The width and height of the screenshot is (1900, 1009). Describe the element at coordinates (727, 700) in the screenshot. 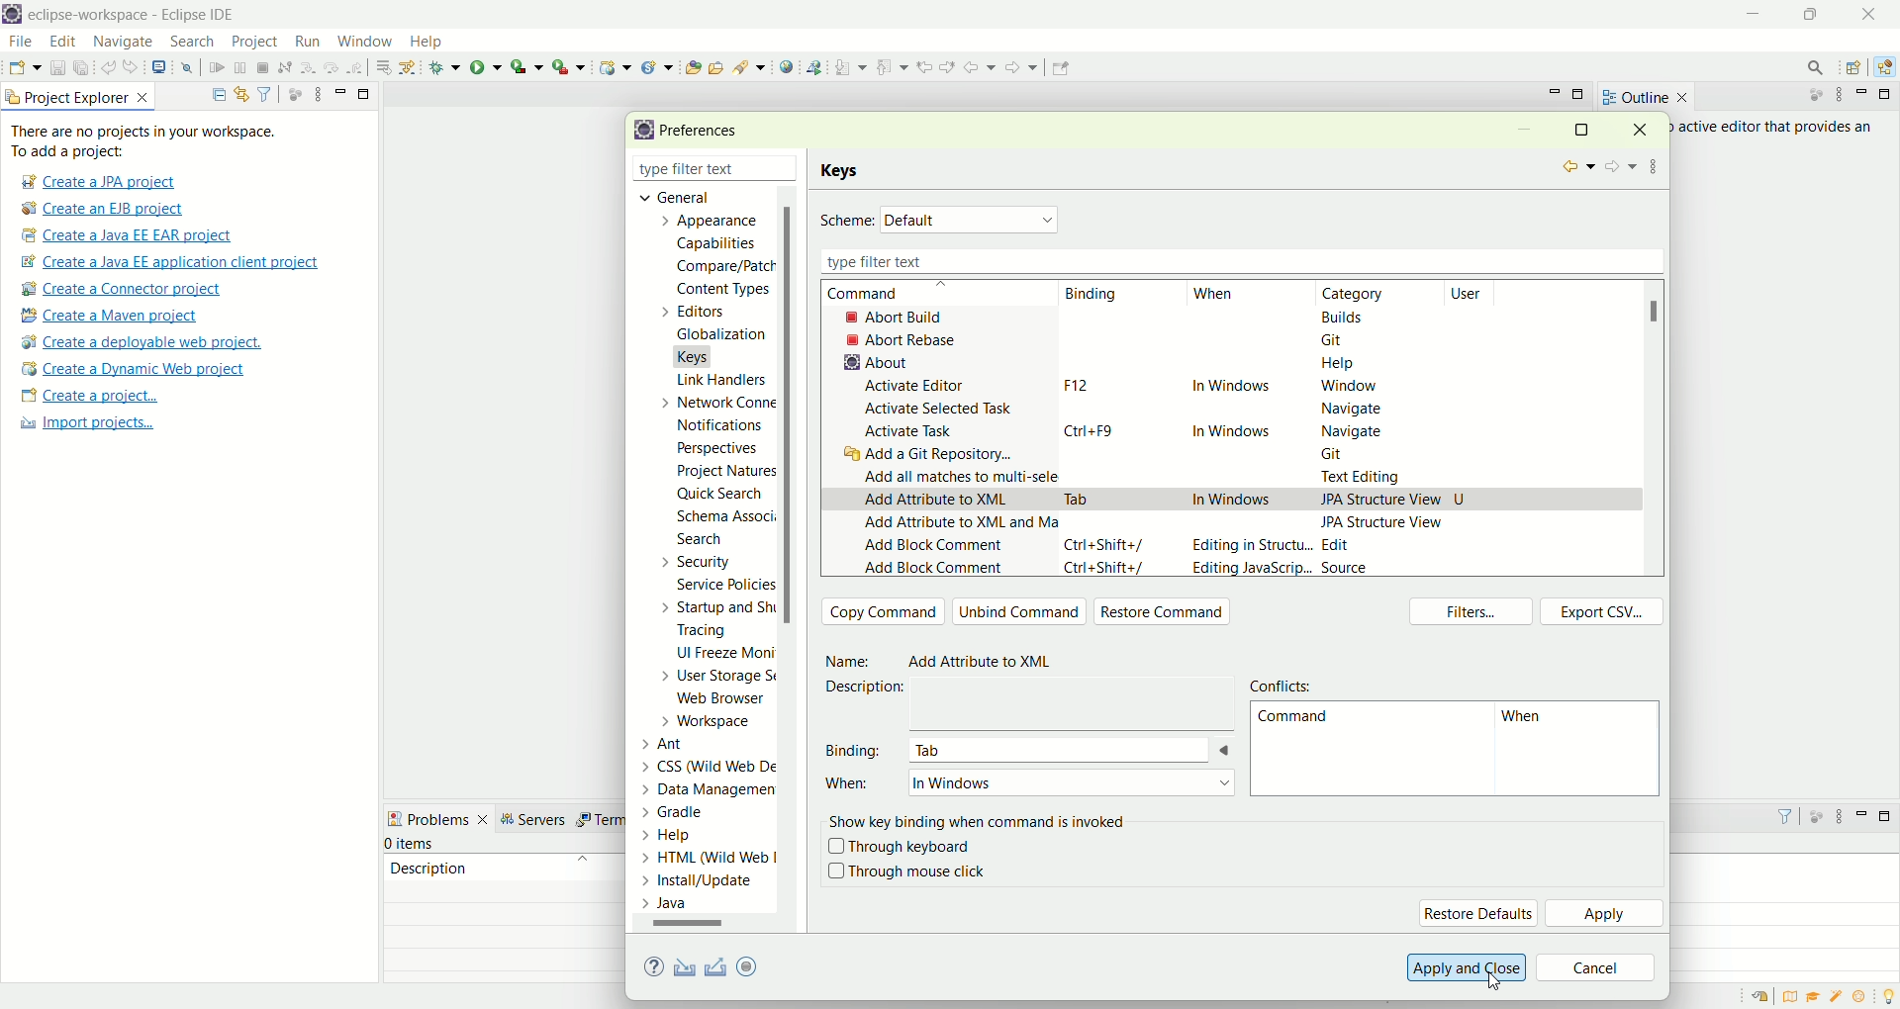

I see `web browser` at that location.